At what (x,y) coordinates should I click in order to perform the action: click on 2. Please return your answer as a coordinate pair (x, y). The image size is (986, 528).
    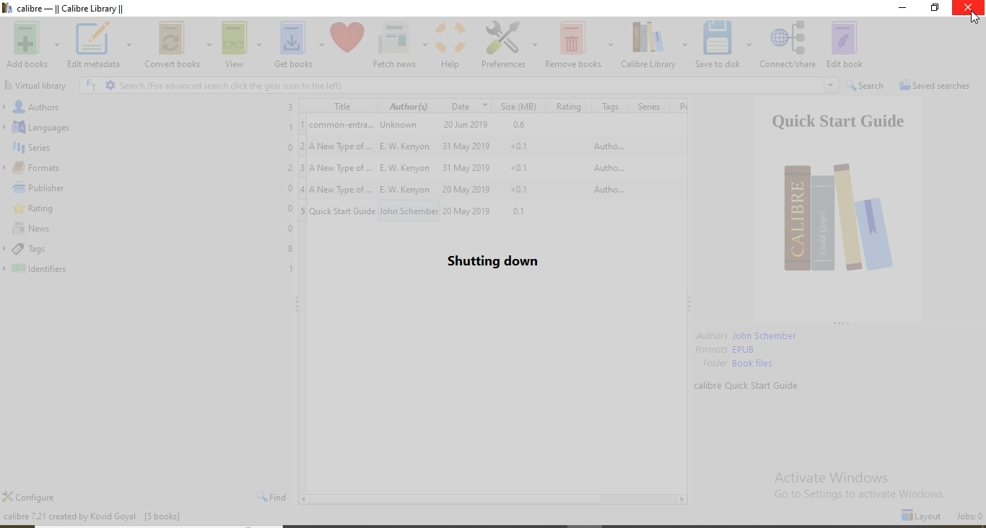
    Looking at the image, I should click on (302, 144).